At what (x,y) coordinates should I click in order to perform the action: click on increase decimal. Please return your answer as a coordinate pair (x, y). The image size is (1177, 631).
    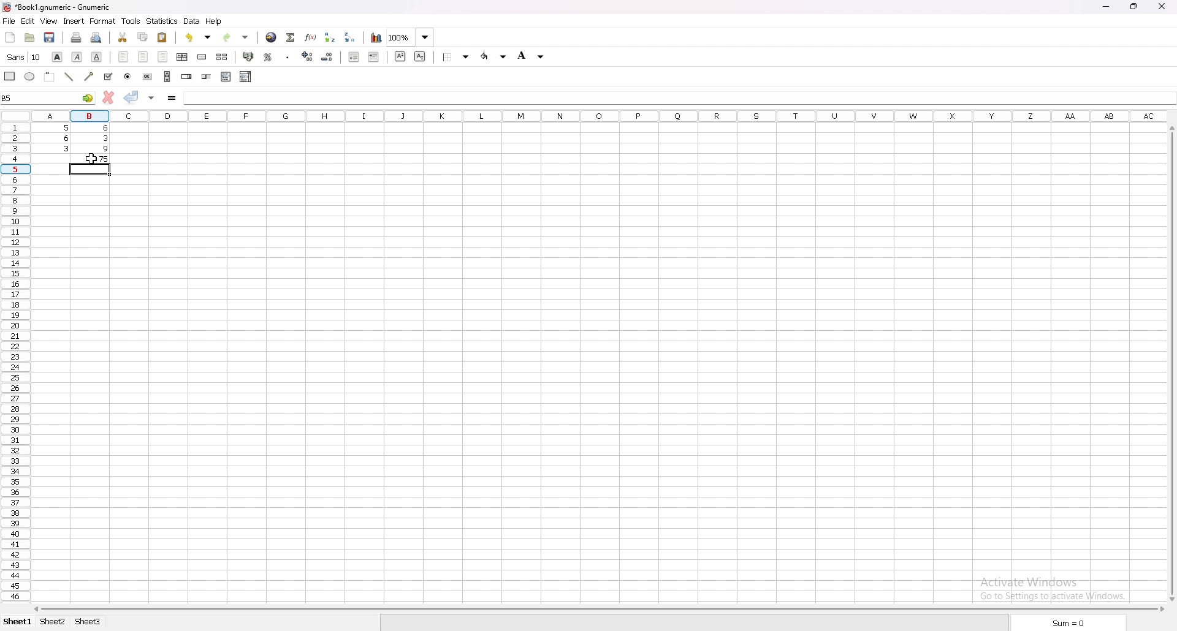
    Looking at the image, I should click on (307, 56).